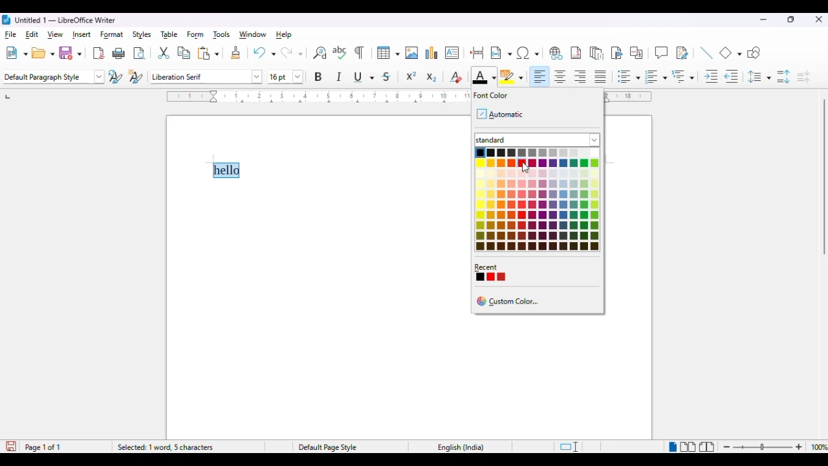  What do you see at coordinates (490, 273) in the screenshot?
I see `recent colors` at bounding box center [490, 273].